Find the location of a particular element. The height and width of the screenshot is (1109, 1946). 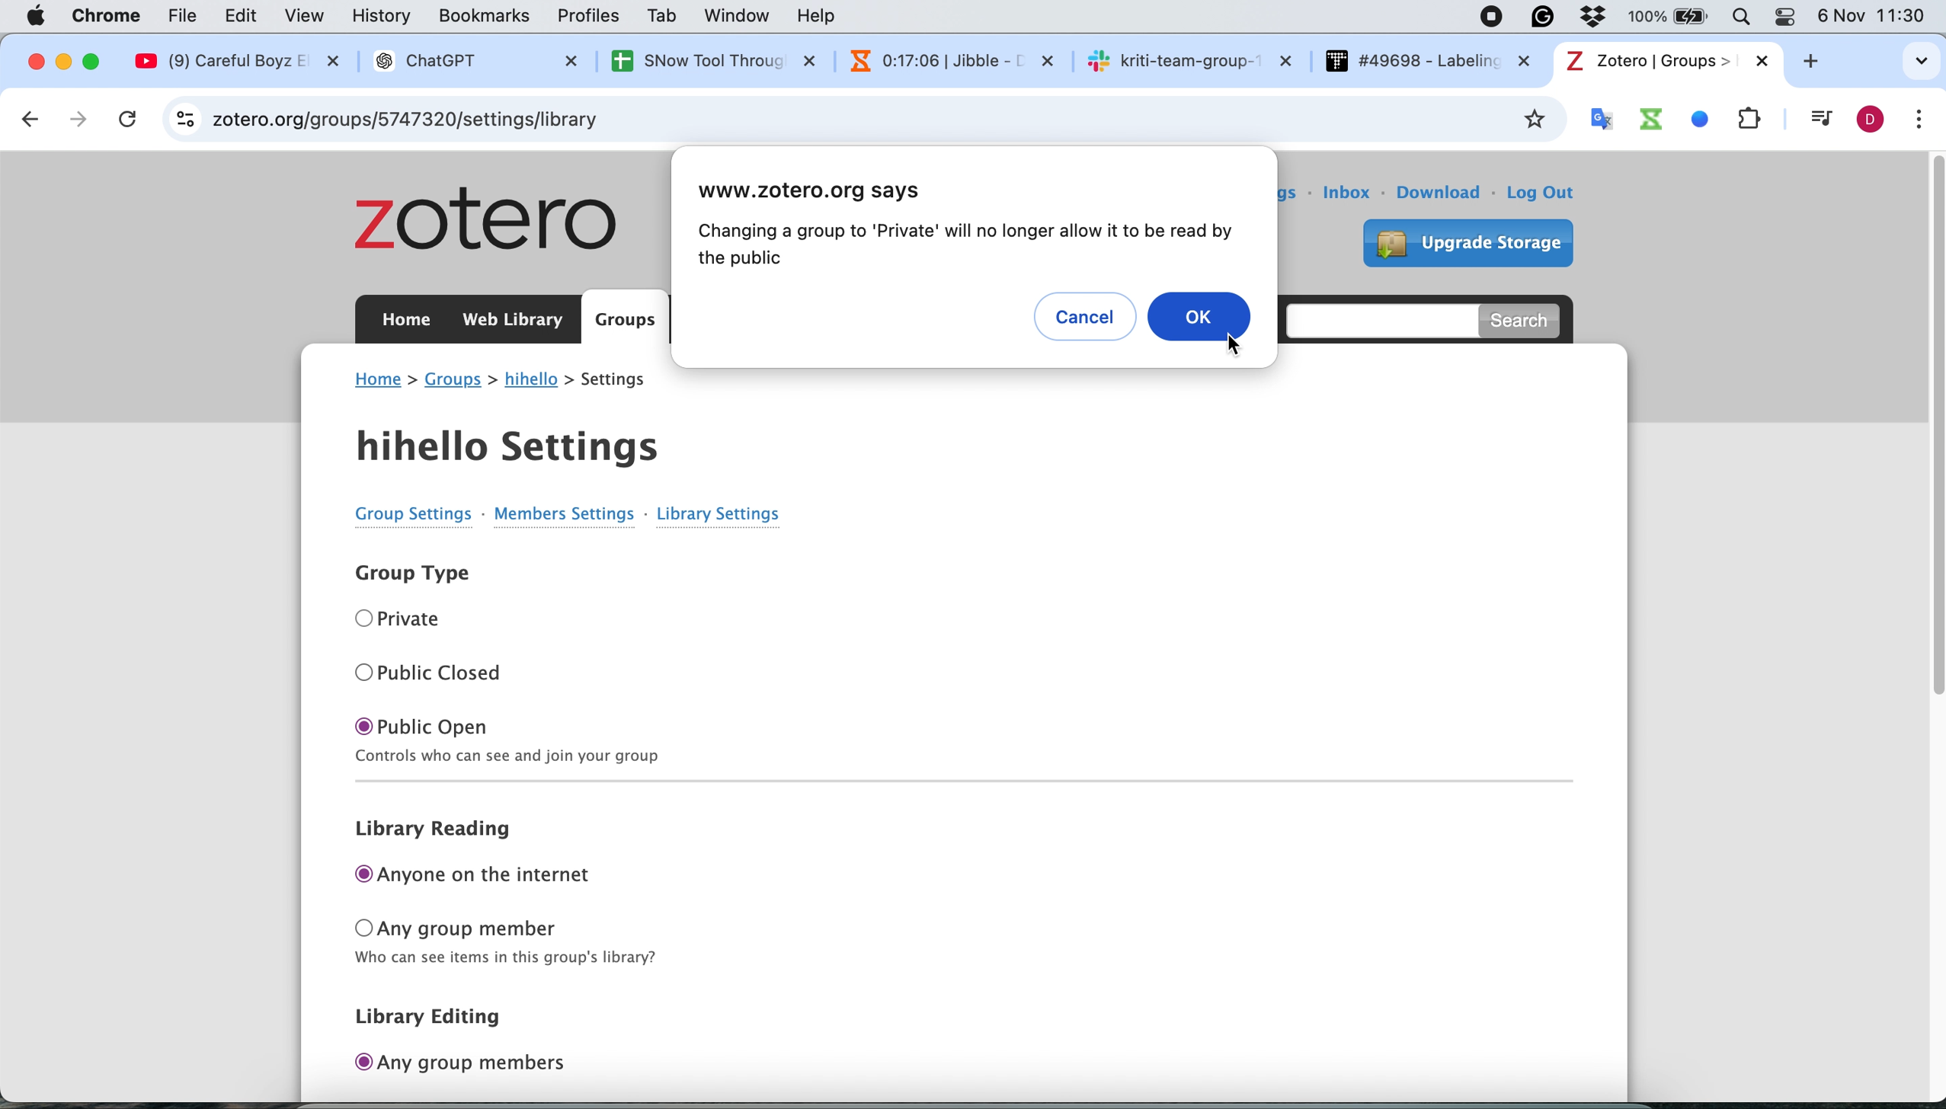

zotero.org/groups/5747320/hihello is located at coordinates (427, 120).